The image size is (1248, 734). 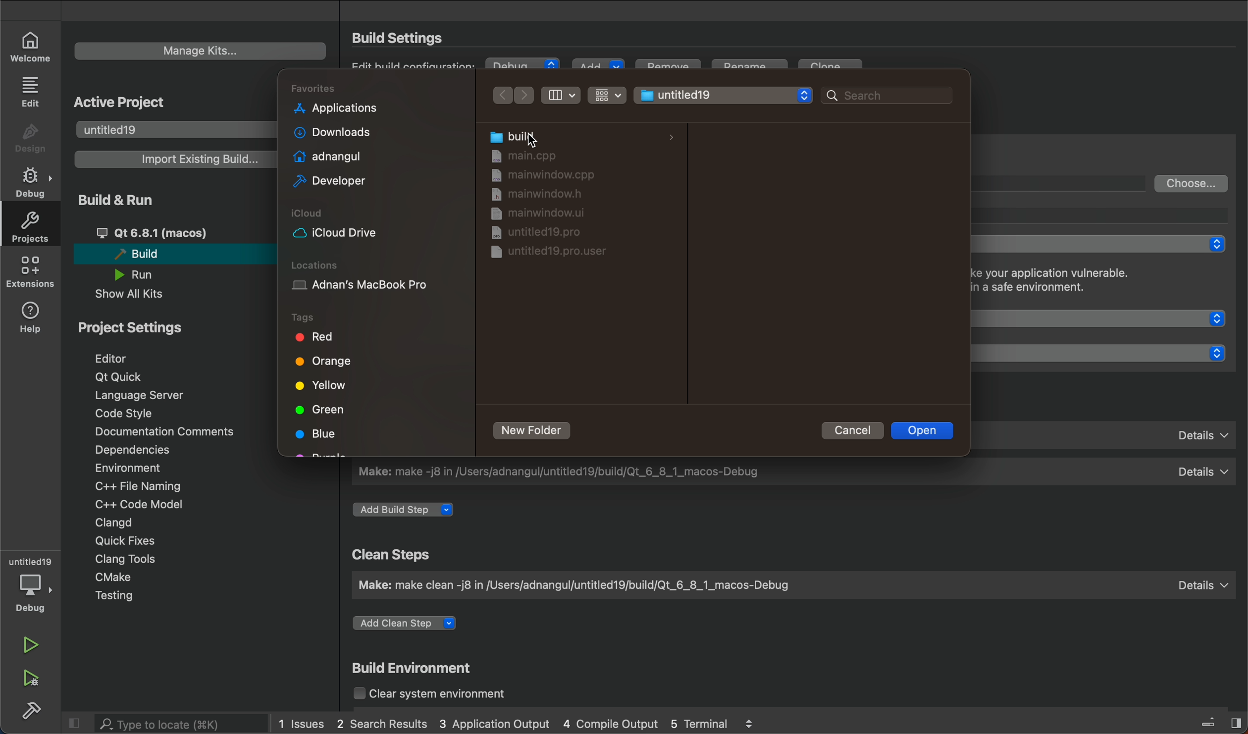 What do you see at coordinates (34, 183) in the screenshot?
I see `debug` at bounding box center [34, 183].